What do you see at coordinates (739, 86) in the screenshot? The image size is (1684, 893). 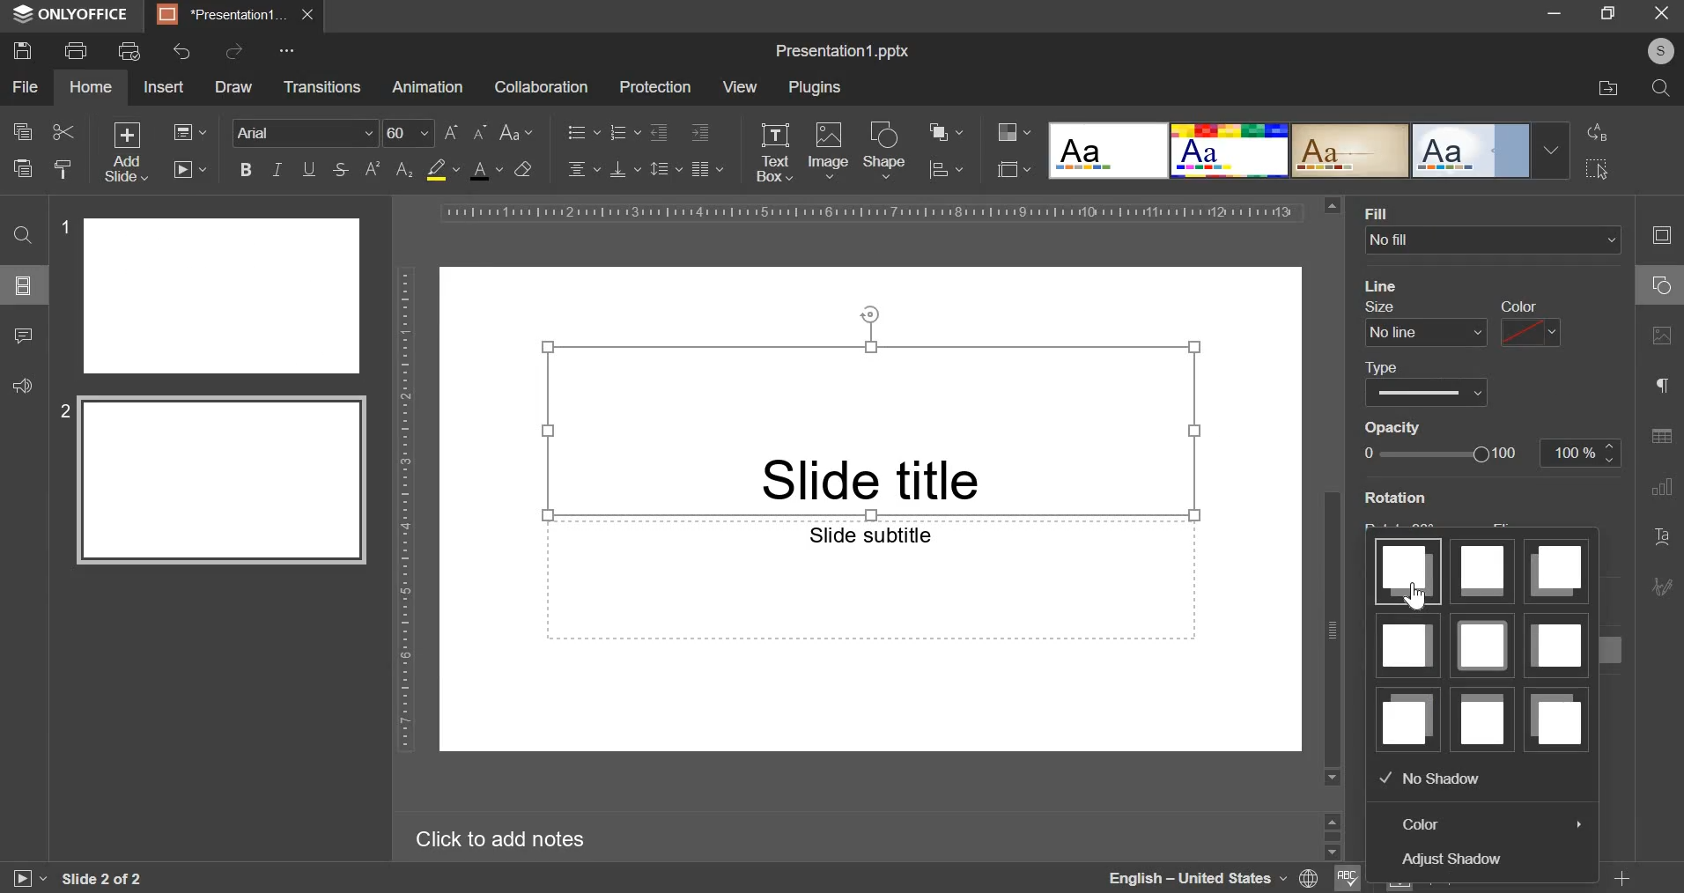 I see `view` at bounding box center [739, 86].